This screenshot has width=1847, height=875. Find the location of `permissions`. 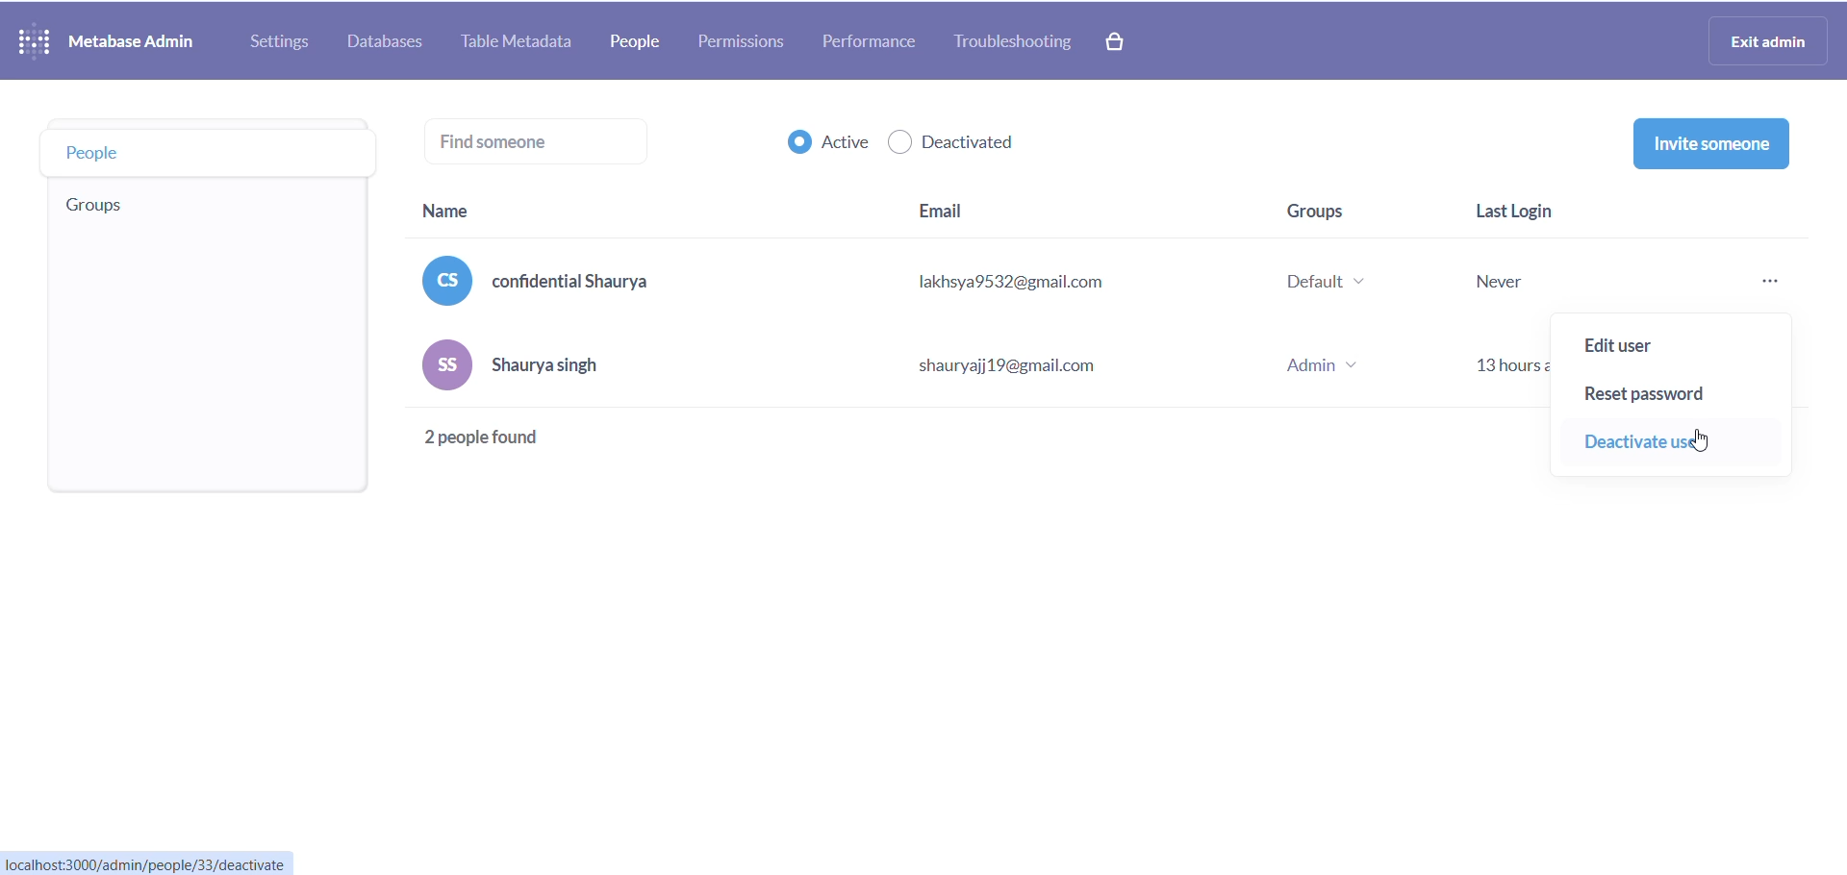

permissions is located at coordinates (746, 42).